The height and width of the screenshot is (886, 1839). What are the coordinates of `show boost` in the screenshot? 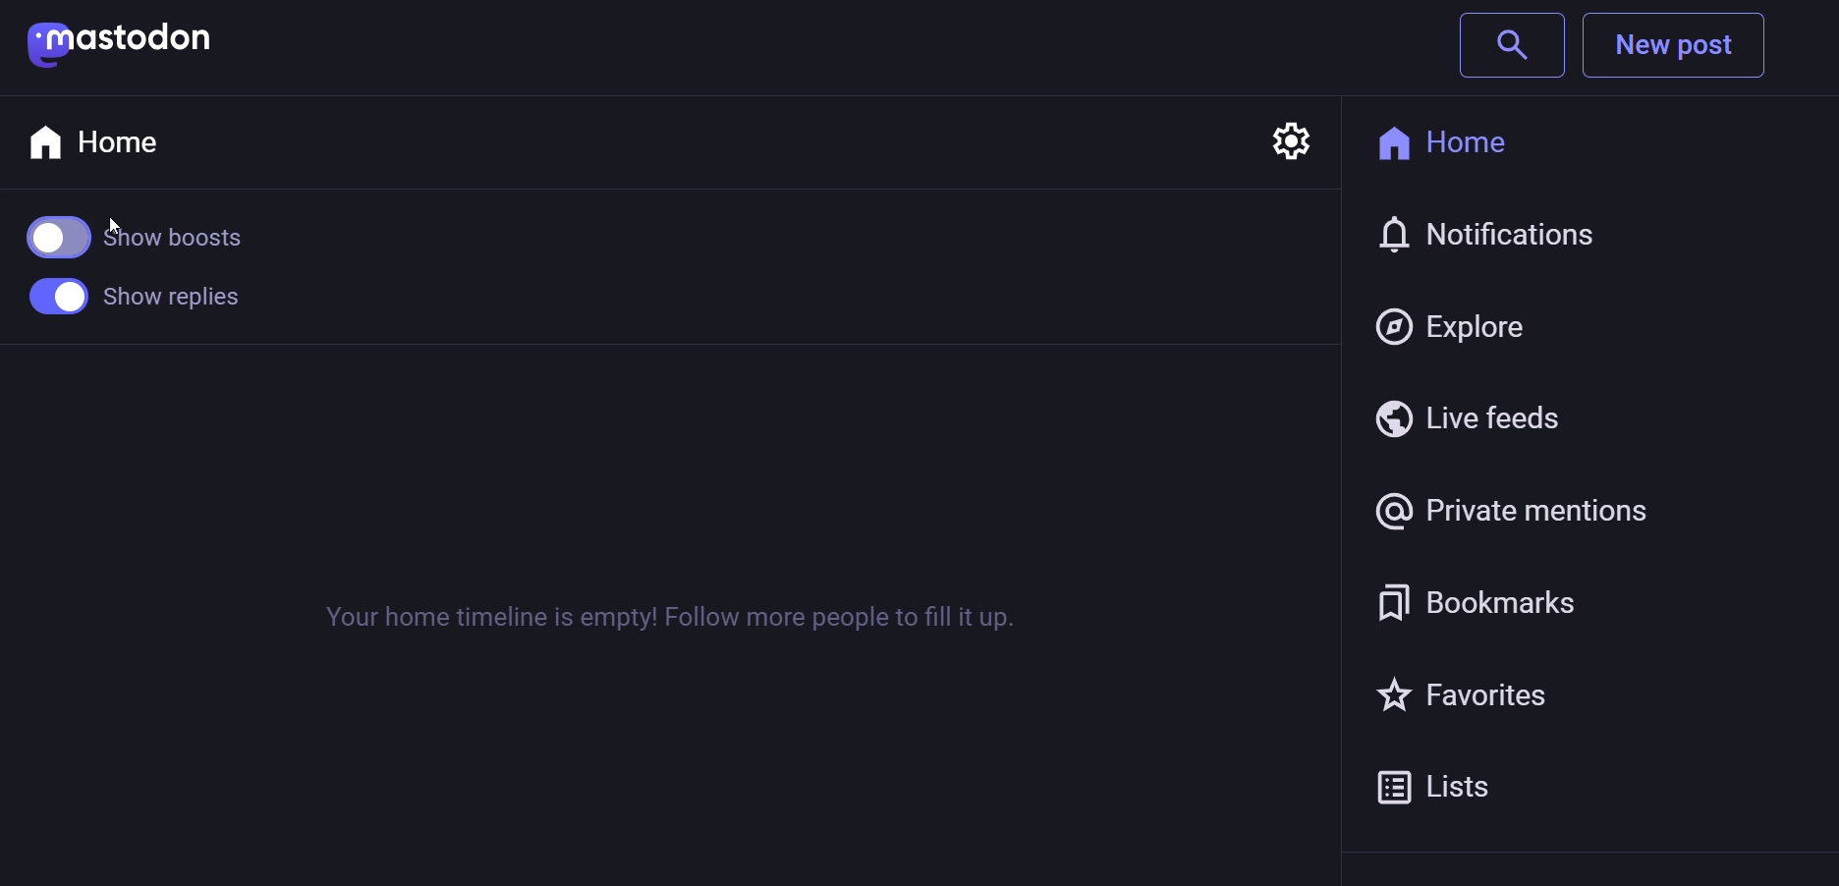 It's located at (153, 239).